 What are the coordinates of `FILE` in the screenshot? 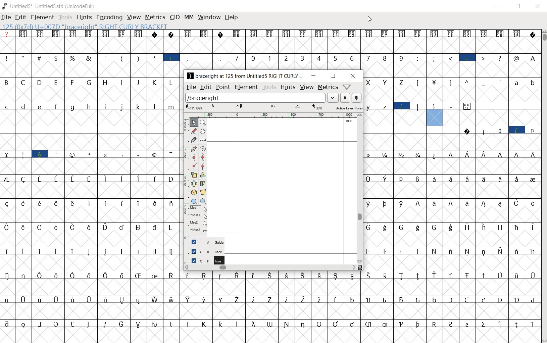 It's located at (6, 18).